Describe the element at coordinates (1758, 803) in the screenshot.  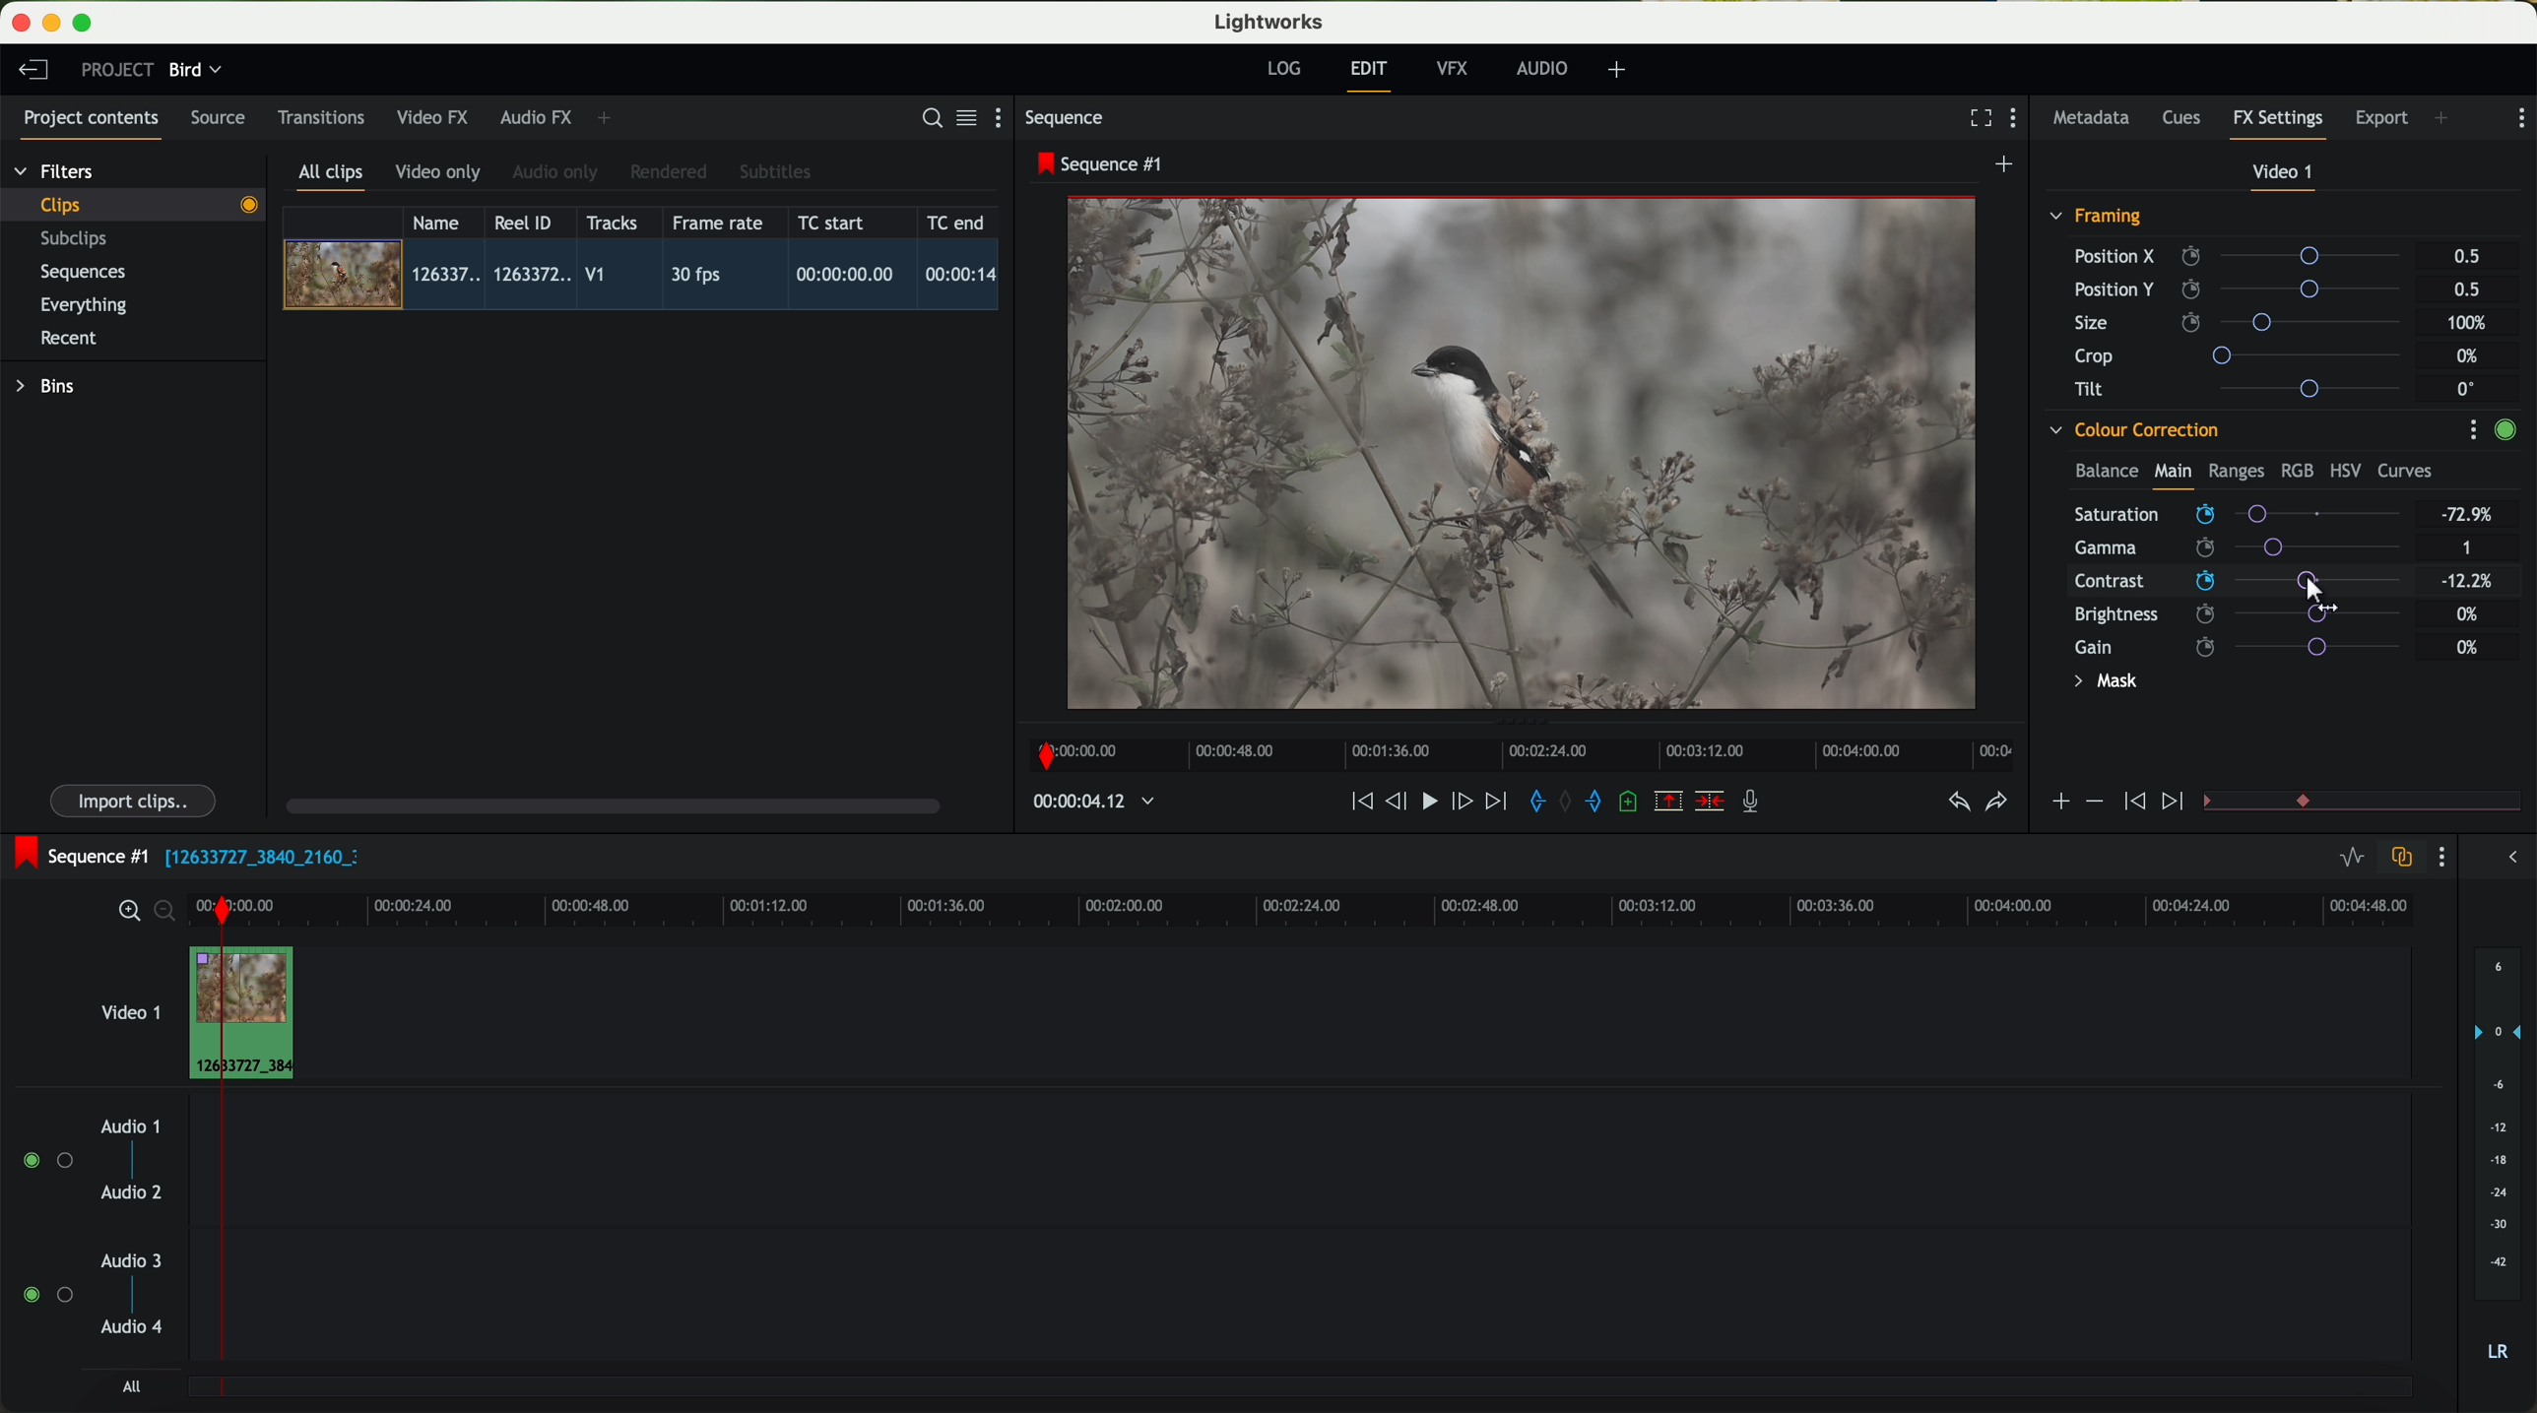
I see `record a voice-over` at that location.